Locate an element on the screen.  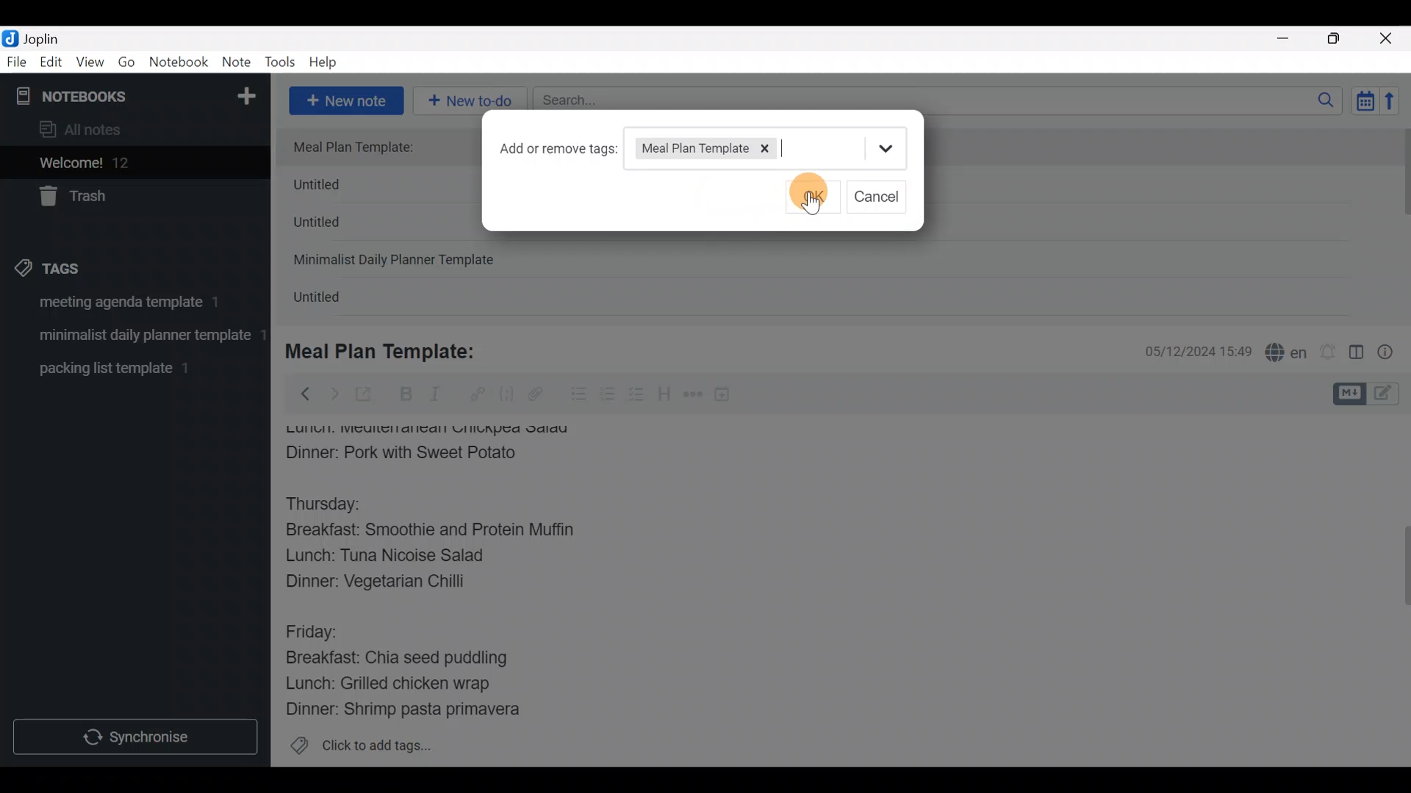
New to-do is located at coordinates (473, 98).